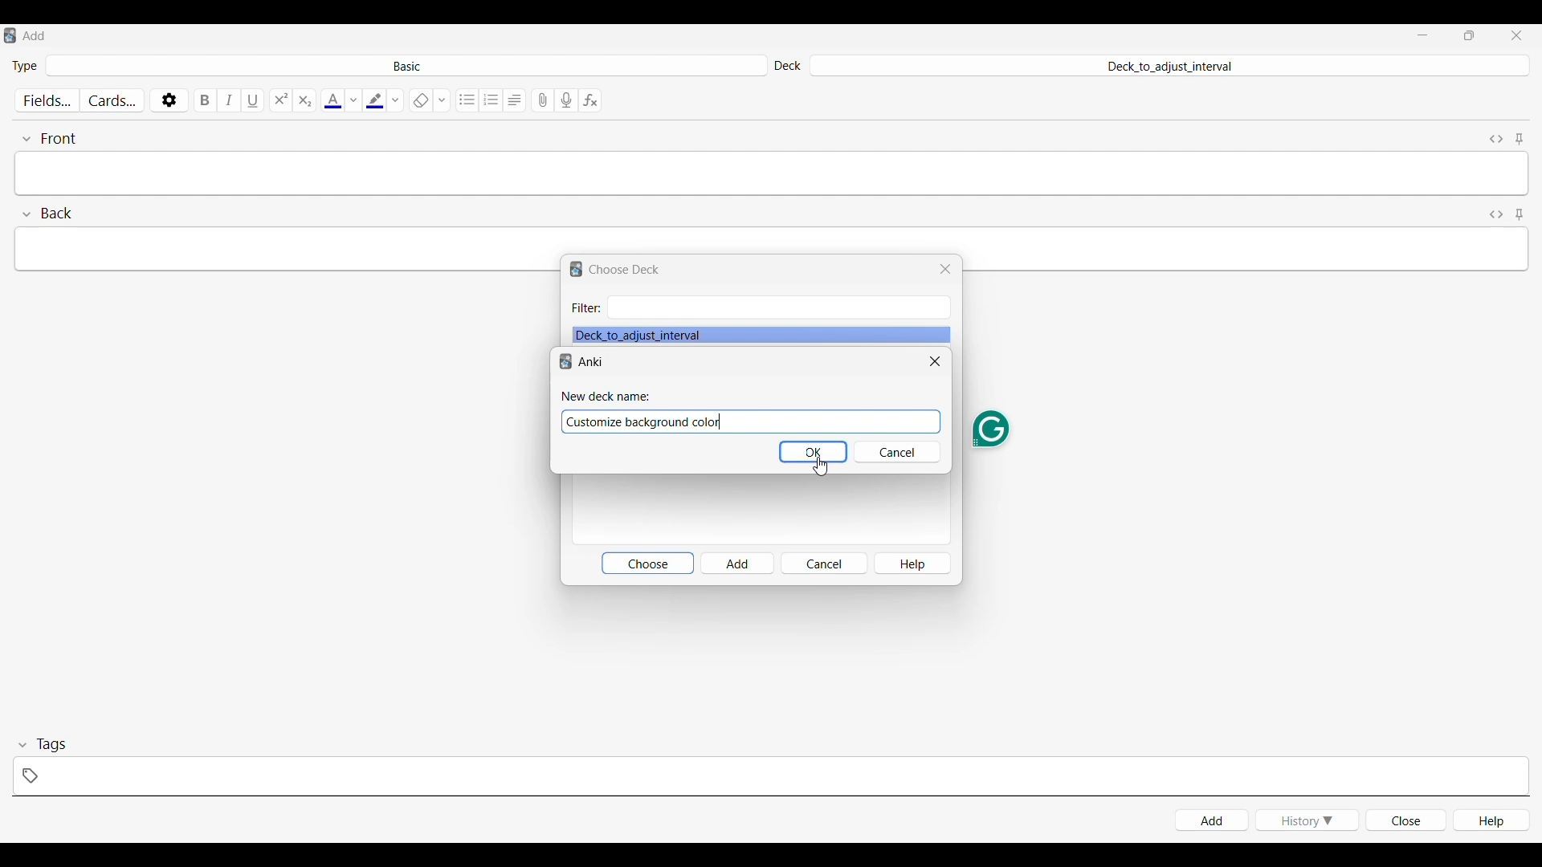 This screenshot has width=1542, height=867. What do you see at coordinates (492, 100) in the screenshot?
I see `Ordered list` at bounding box center [492, 100].